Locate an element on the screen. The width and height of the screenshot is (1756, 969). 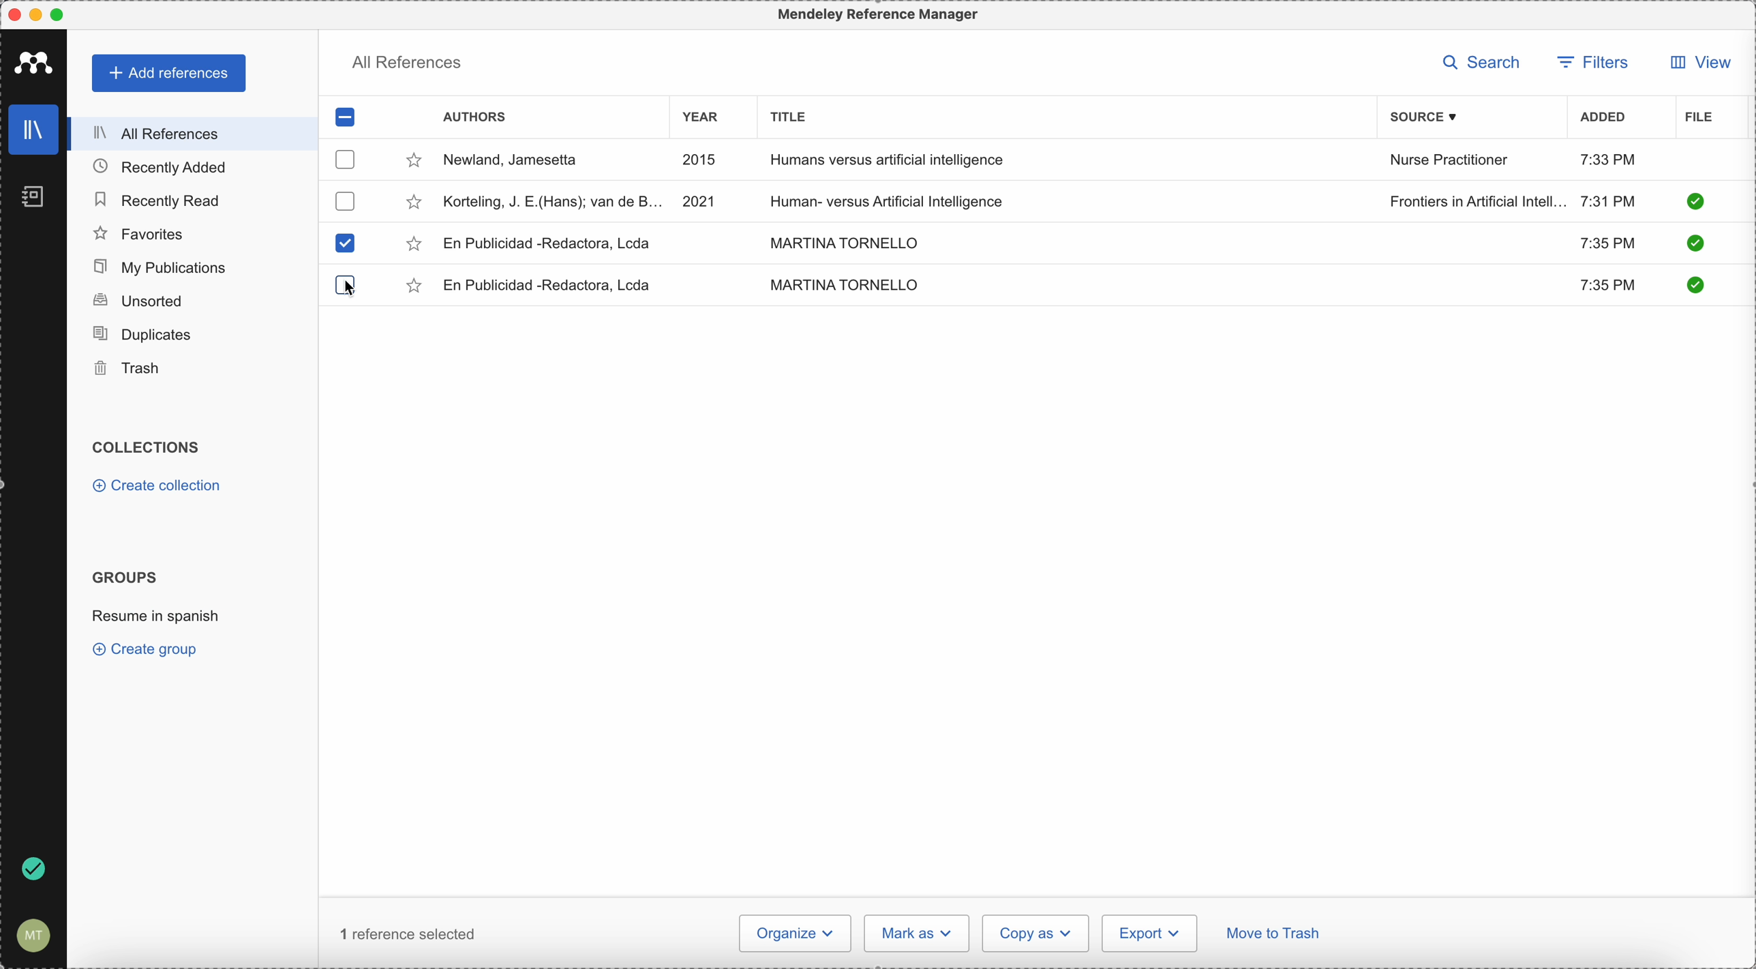
cursor is located at coordinates (350, 289).